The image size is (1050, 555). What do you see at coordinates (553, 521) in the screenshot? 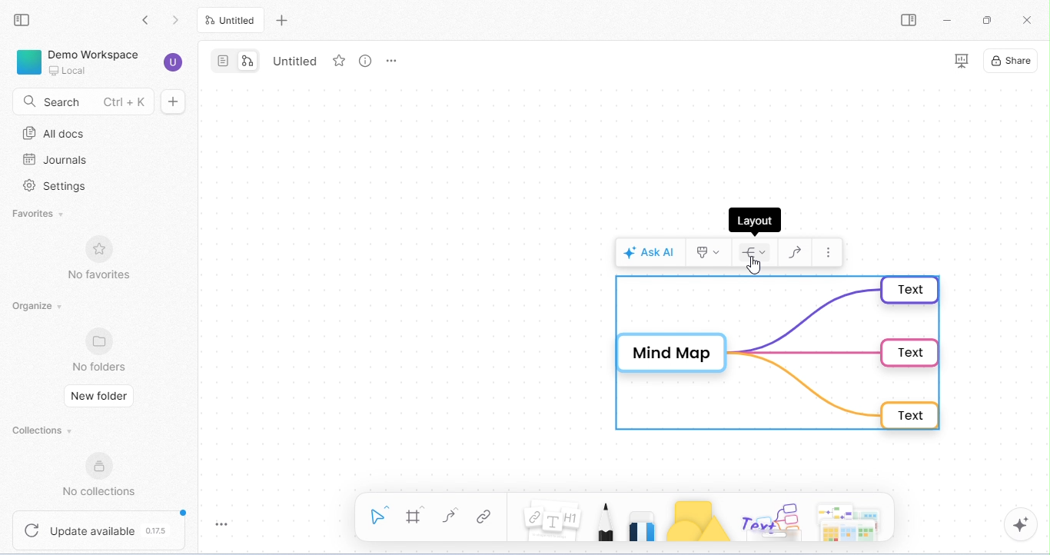
I see `note` at bounding box center [553, 521].